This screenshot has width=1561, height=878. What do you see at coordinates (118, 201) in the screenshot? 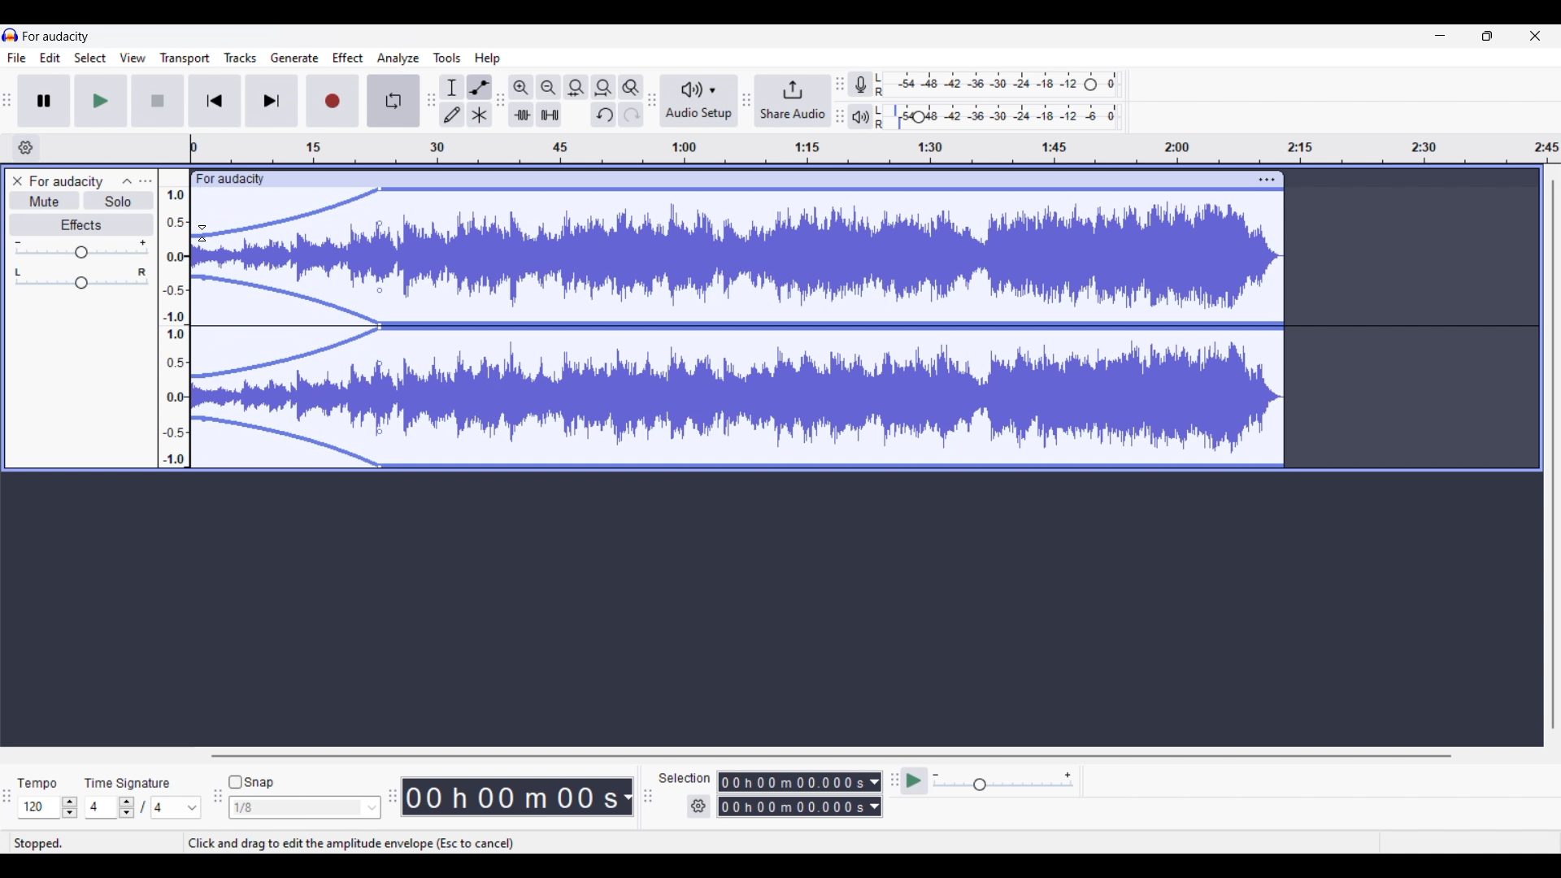
I see `Solo` at bounding box center [118, 201].